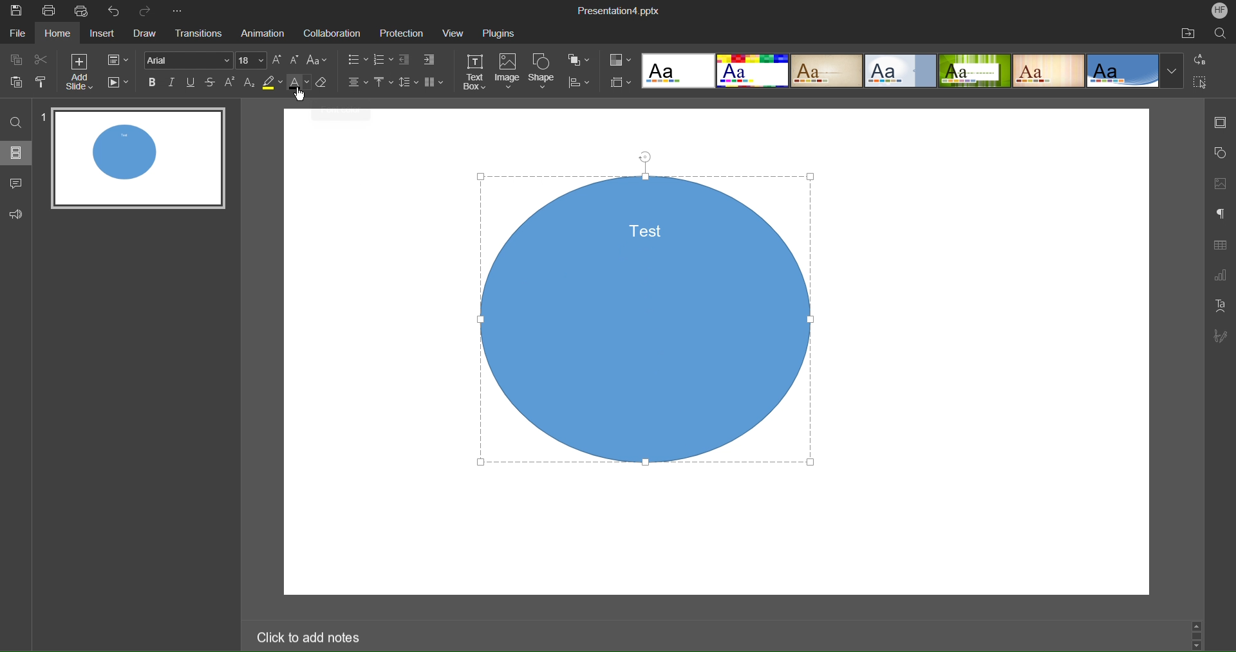 The width and height of the screenshot is (1236, 652). I want to click on Home, so click(57, 35).